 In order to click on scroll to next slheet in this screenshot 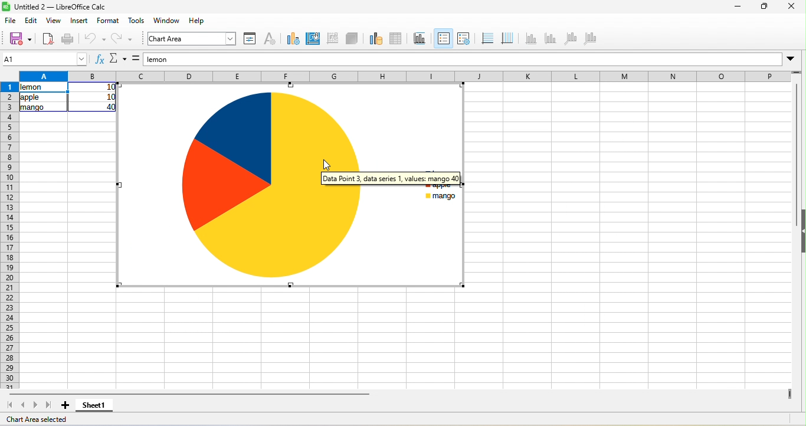, I will do `click(35, 407)`.